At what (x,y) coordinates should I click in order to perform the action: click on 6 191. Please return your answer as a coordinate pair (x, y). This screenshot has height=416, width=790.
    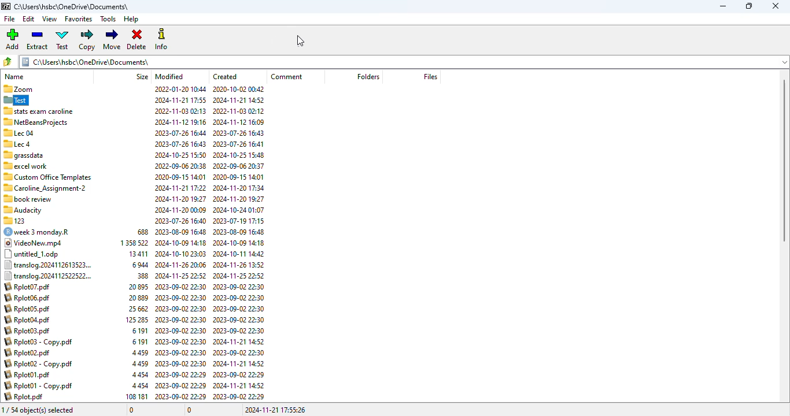
    Looking at the image, I should click on (140, 341).